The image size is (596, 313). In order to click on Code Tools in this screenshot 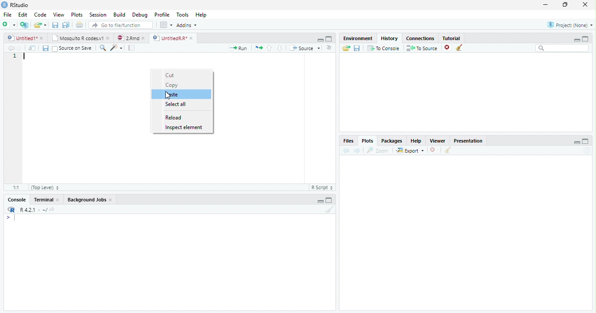, I will do `click(115, 48)`.